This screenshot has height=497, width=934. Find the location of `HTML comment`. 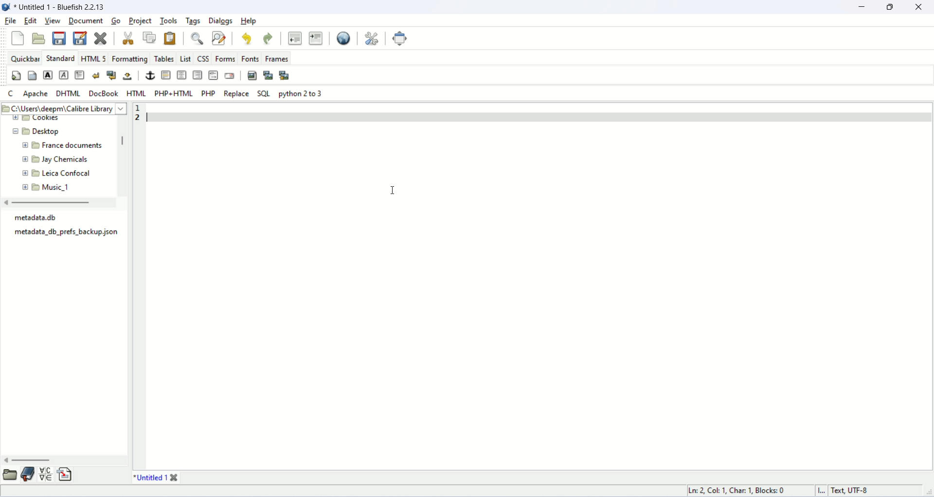

HTML comment is located at coordinates (213, 74).